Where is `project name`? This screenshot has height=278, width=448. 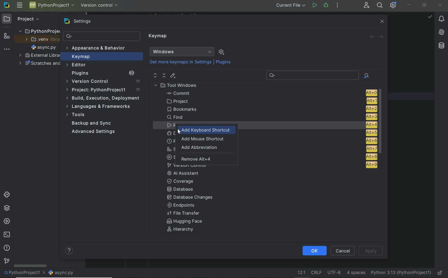
project name is located at coordinates (23, 273).